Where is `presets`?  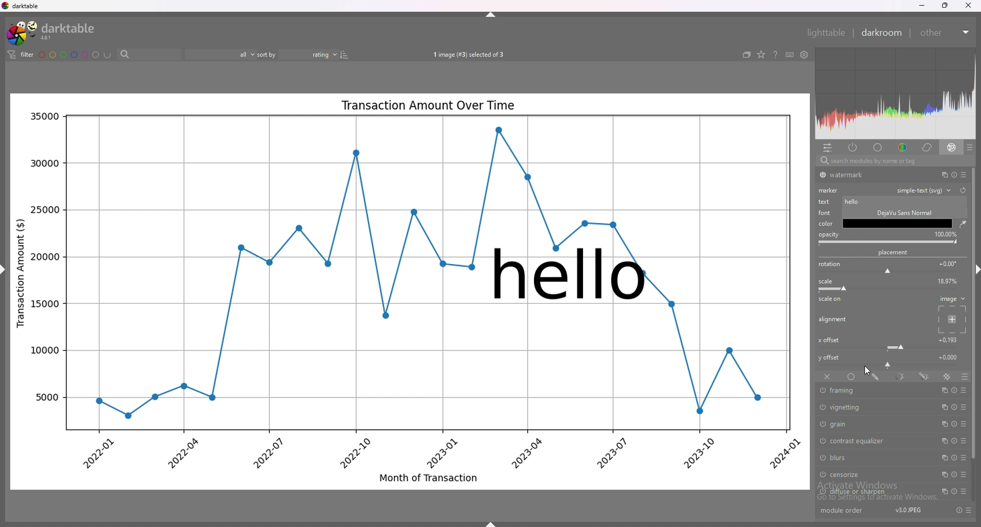 presets is located at coordinates (969, 510).